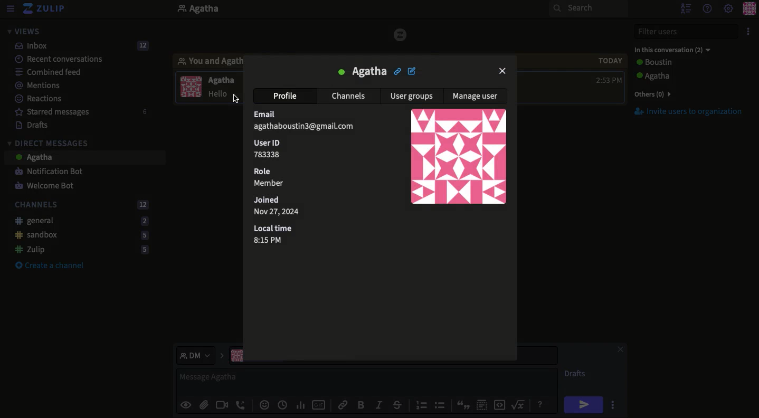 The width and height of the screenshot is (759, 418). What do you see at coordinates (502, 72) in the screenshot?
I see `Close` at bounding box center [502, 72].